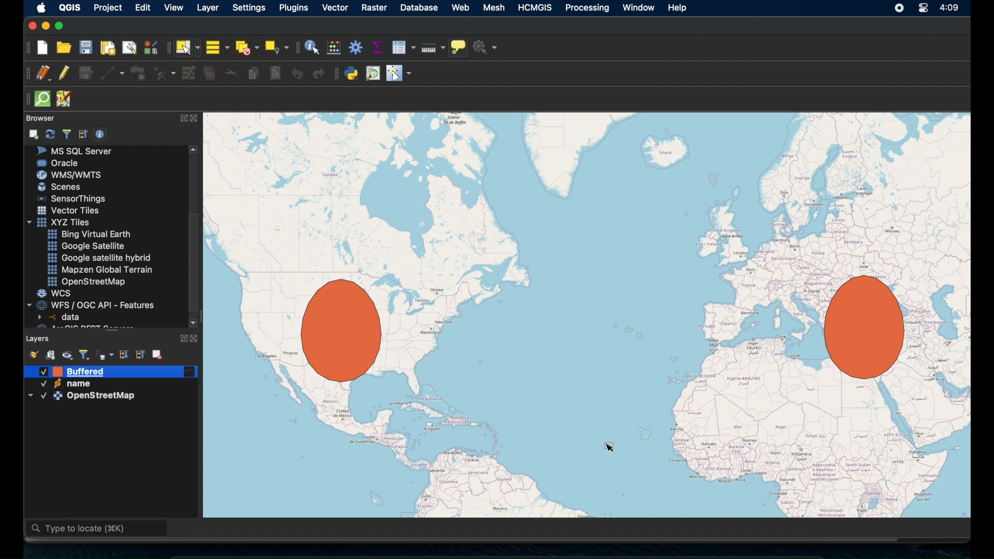 The image size is (994, 559). Describe the element at coordinates (39, 117) in the screenshot. I see `browser` at that location.